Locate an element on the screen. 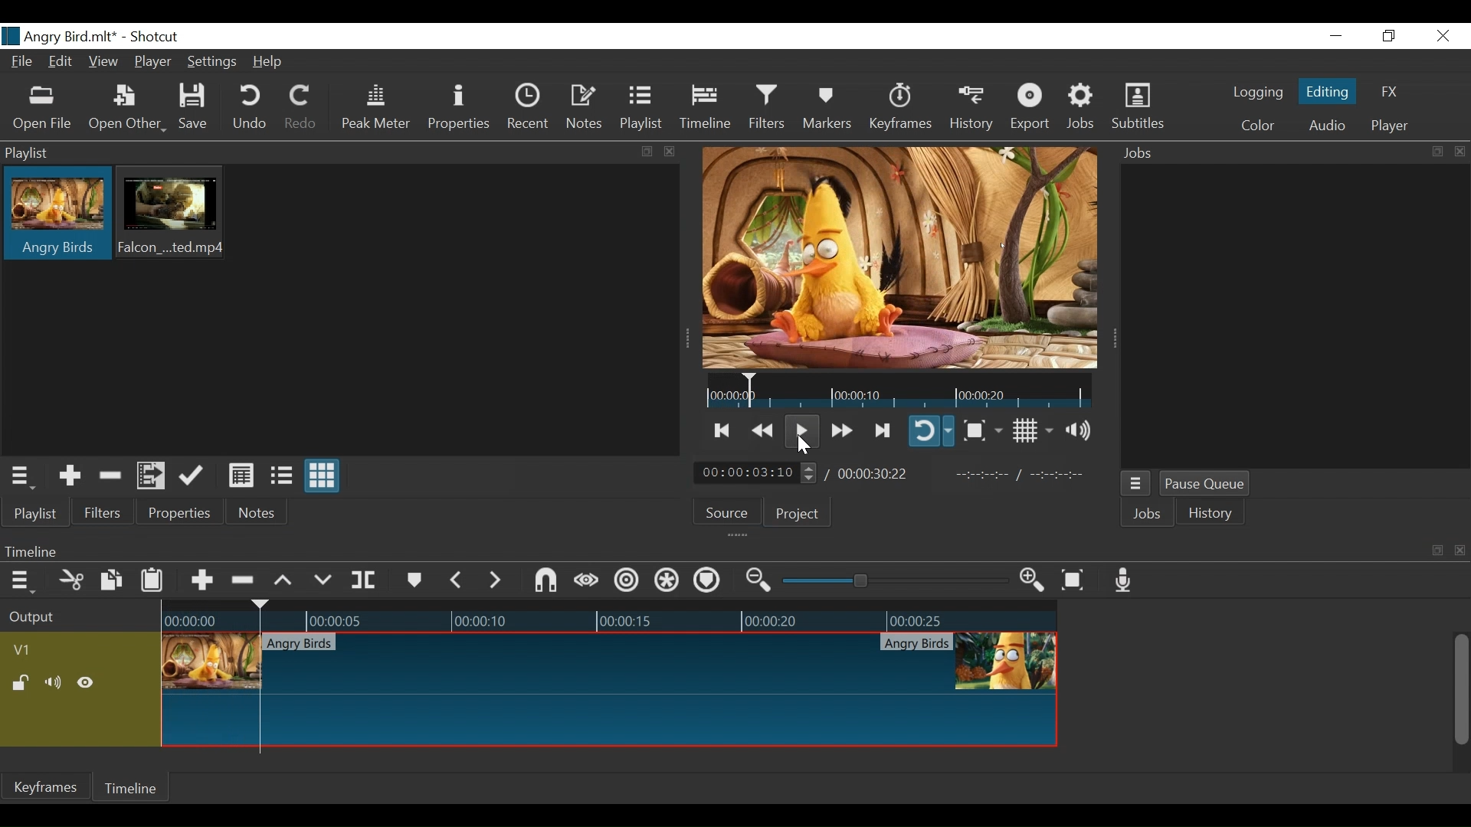 This screenshot has height=827, width=1471. View as Detail is located at coordinates (241, 474).